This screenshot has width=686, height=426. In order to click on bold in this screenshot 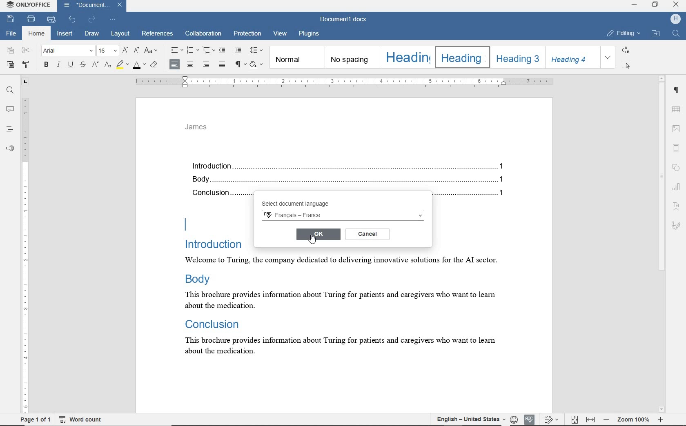, I will do `click(46, 65)`.